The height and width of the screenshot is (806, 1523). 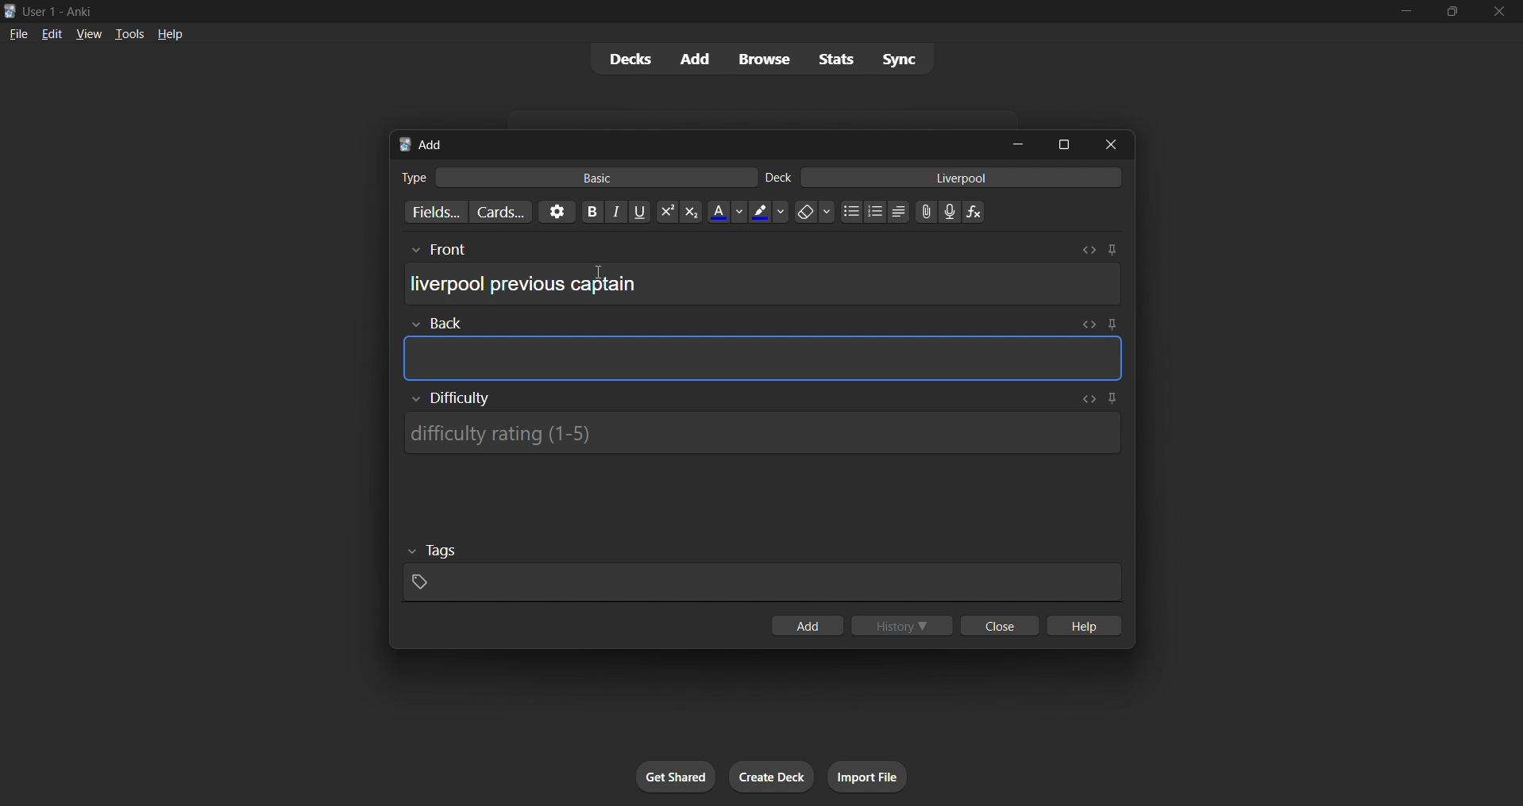 What do you see at coordinates (1116, 144) in the screenshot?
I see `close` at bounding box center [1116, 144].